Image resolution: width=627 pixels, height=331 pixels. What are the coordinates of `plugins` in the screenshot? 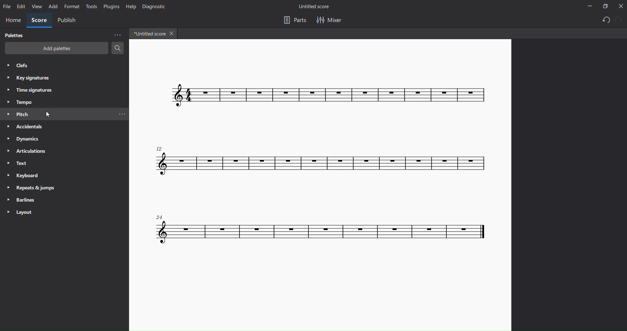 It's located at (110, 6).